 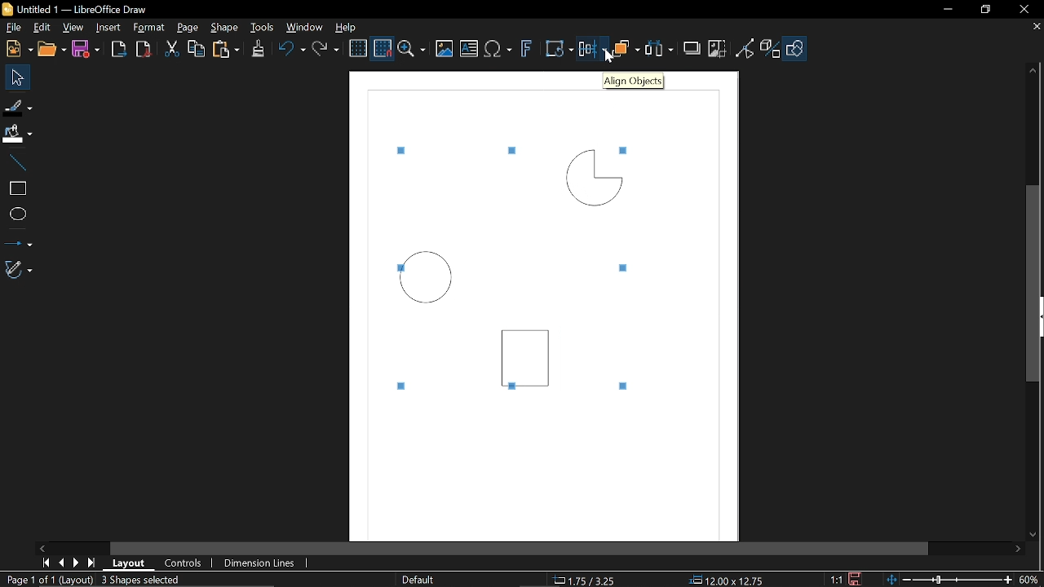 What do you see at coordinates (527, 51) in the screenshot?
I see `Insert Fontwork` at bounding box center [527, 51].